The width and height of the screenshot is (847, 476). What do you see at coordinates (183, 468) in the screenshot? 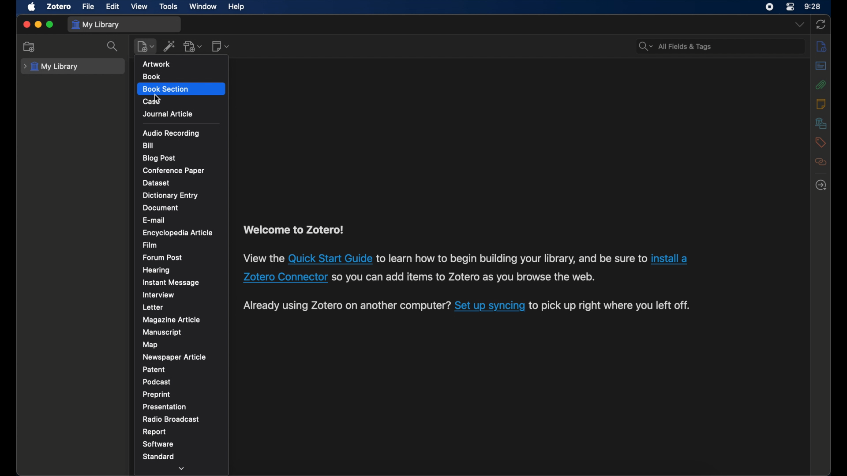
I see `dropdown` at bounding box center [183, 468].